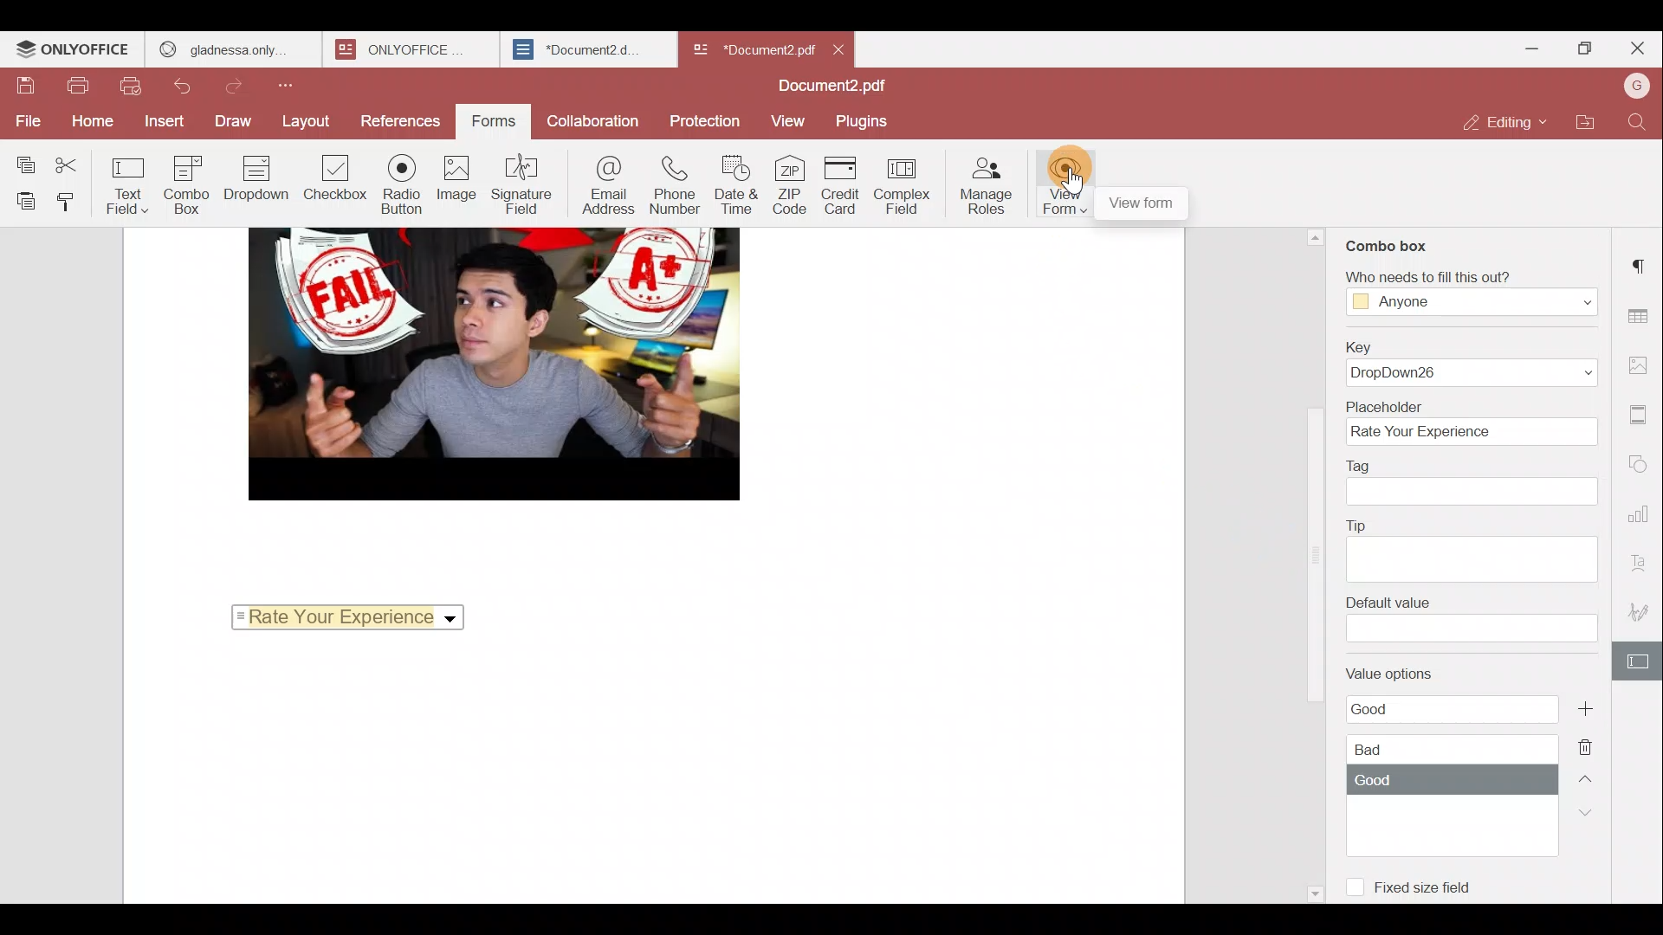  What do you see at coordinates (1643, 516) in the screenshot?
I see `Chart settings` at bounding box center [1643, 516].